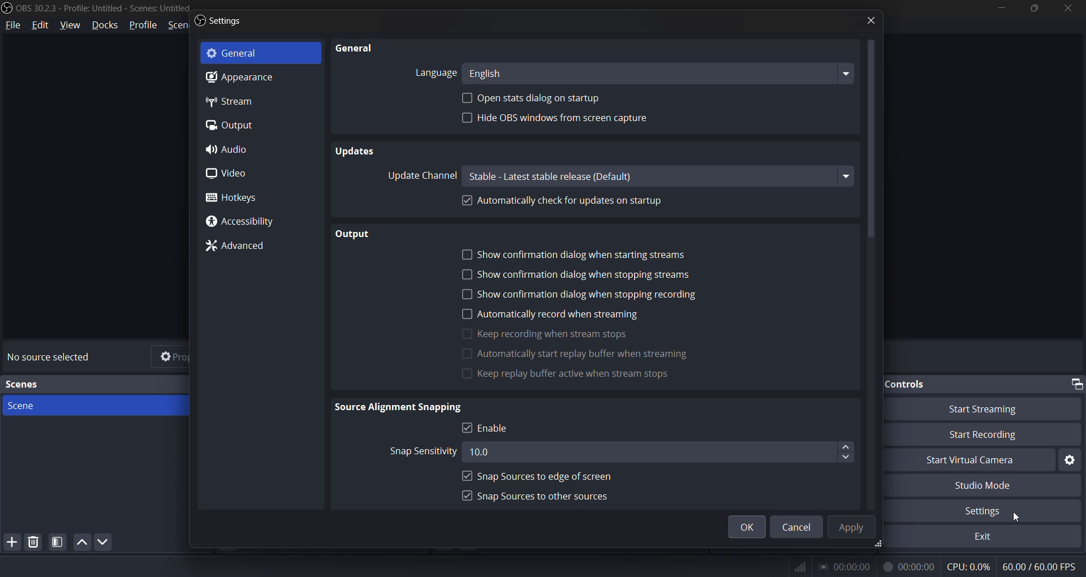  What do you see at coordinates (584, 275) in the screenshot?
I see `show confirmation dialog when stopping stream` at bounding box center [584, 275].